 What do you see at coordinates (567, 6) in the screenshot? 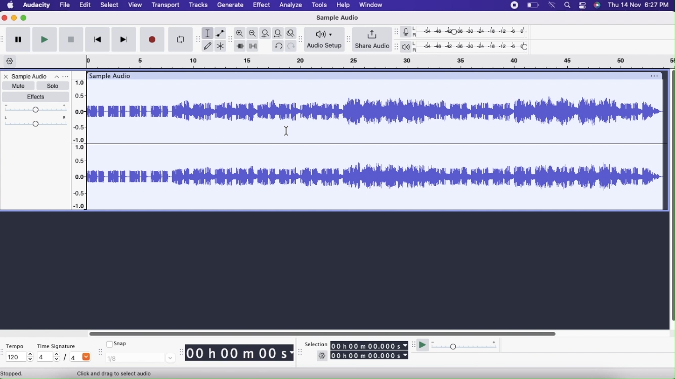
I see `search` at bounding box center [567, 6].